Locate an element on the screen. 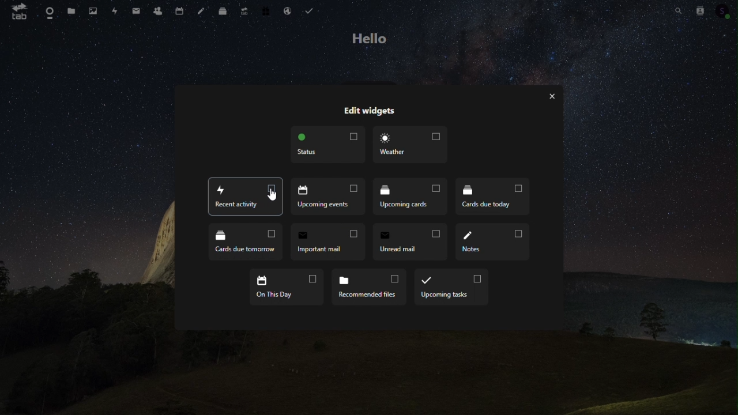 The height and width of the screenshot is (415, 738). Email hosting is located at coordinates (287, 12).